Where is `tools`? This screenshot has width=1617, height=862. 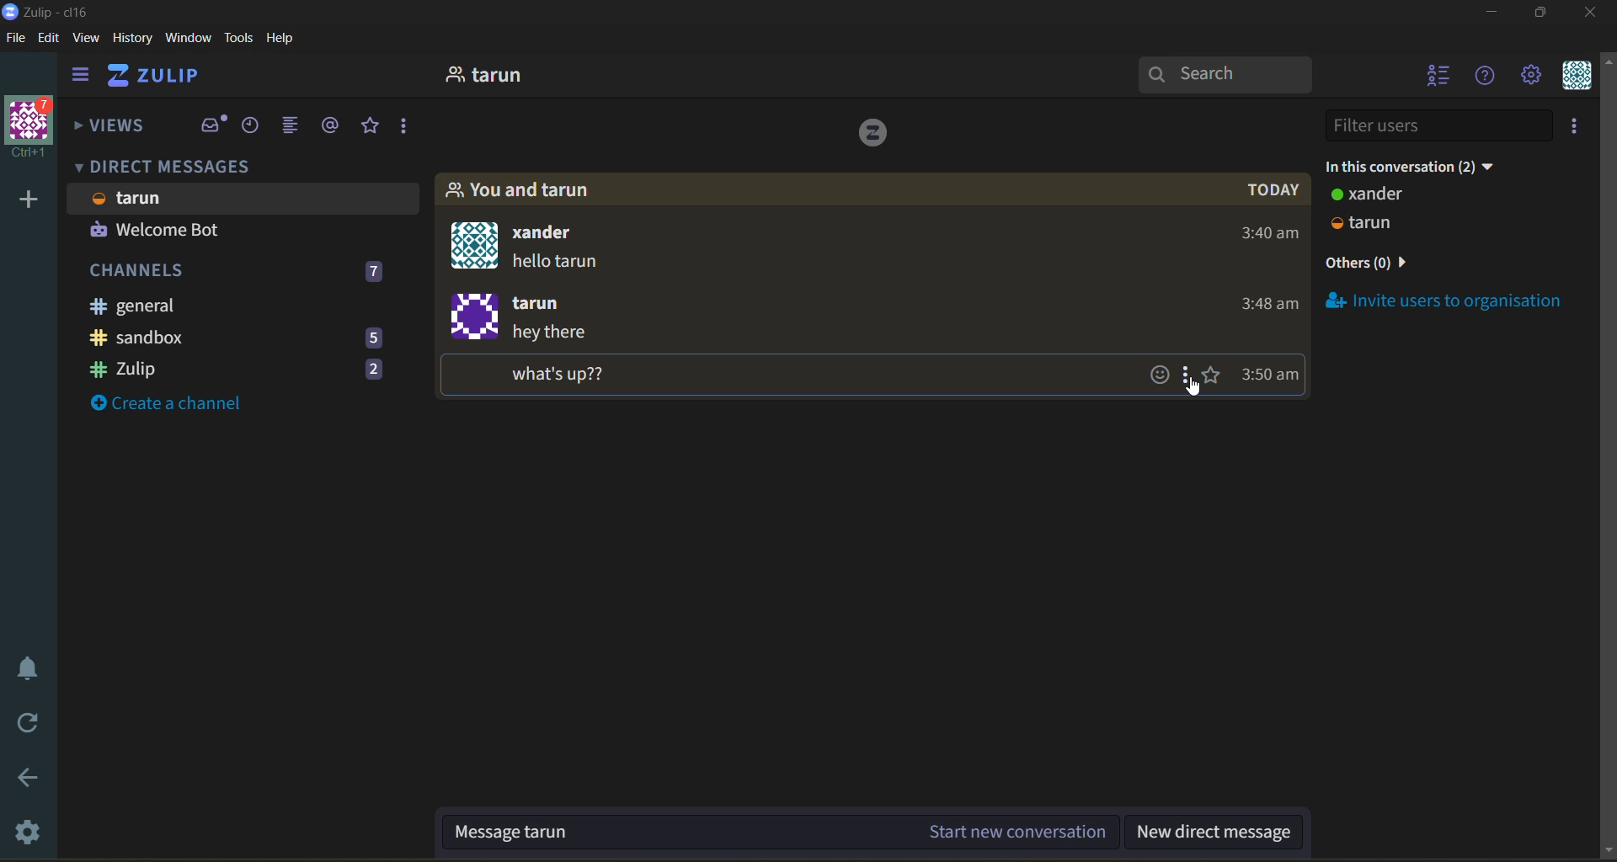
tools is located at coordinates (238, 38).